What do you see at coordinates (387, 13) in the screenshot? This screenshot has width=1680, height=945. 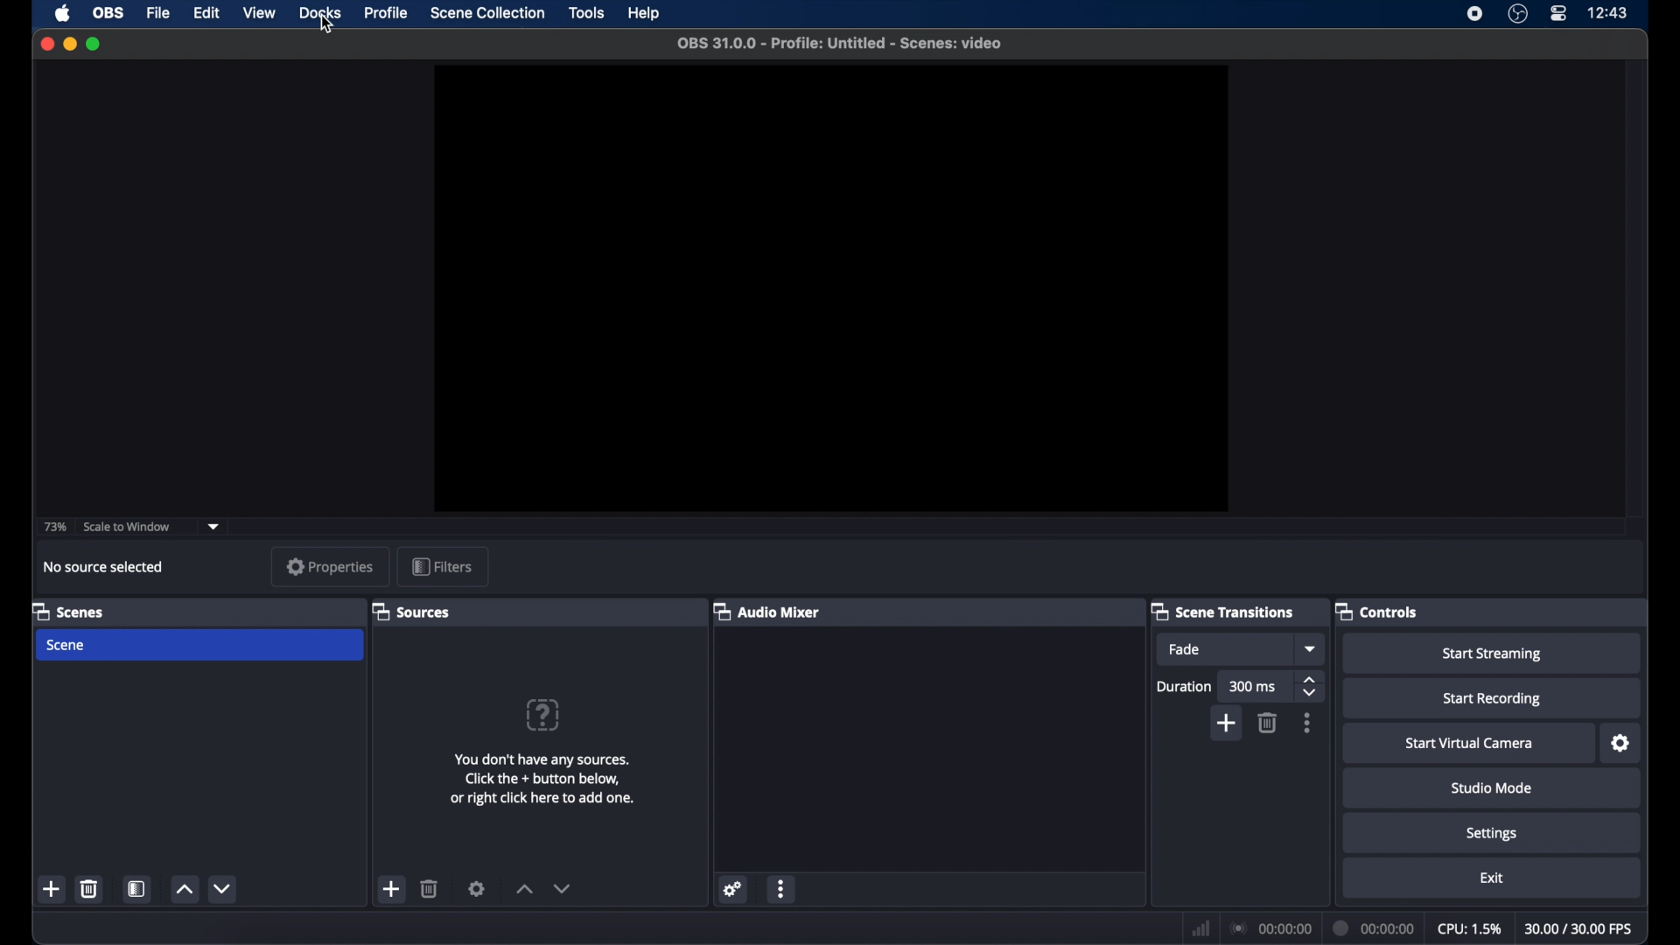 I see `profile` at bounding box center [387, 13].